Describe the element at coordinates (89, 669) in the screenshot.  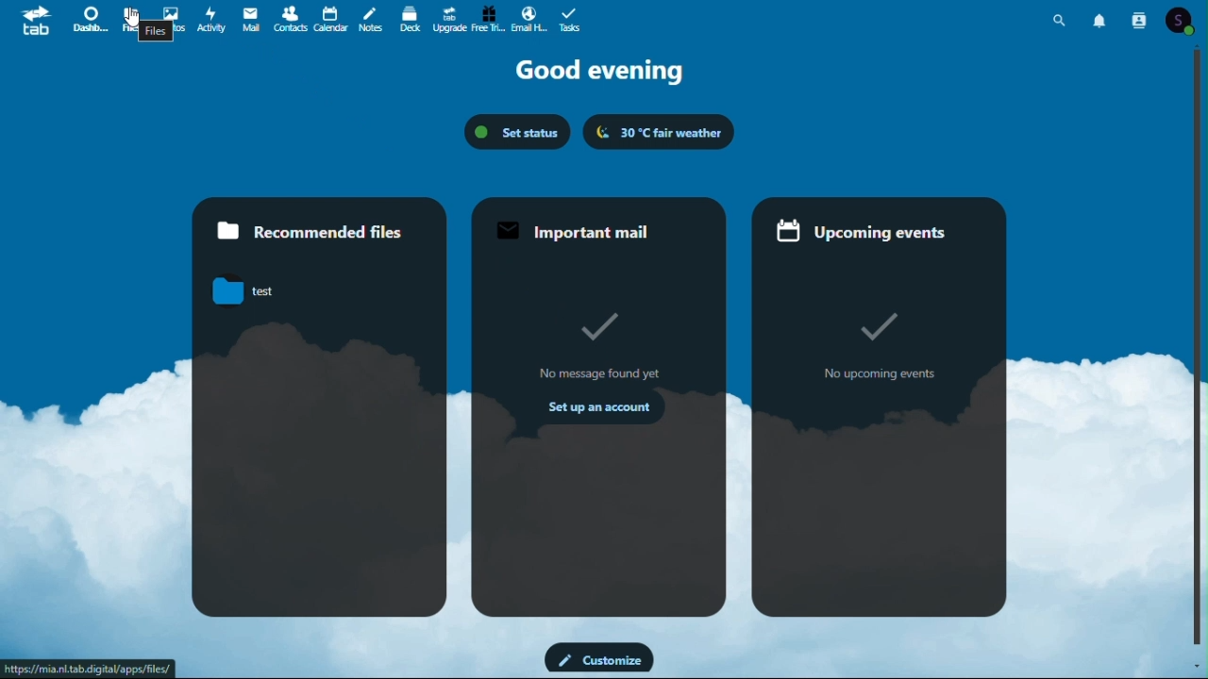
I see `URL` at that location.